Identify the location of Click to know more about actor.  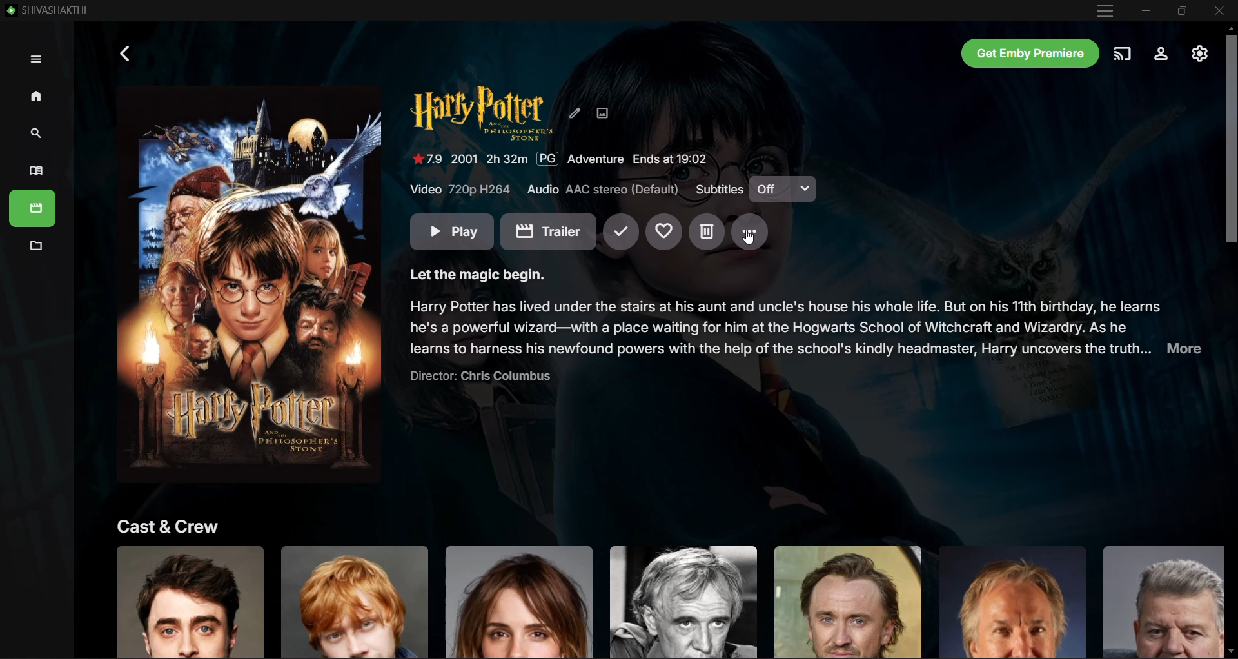
(1011, 601).